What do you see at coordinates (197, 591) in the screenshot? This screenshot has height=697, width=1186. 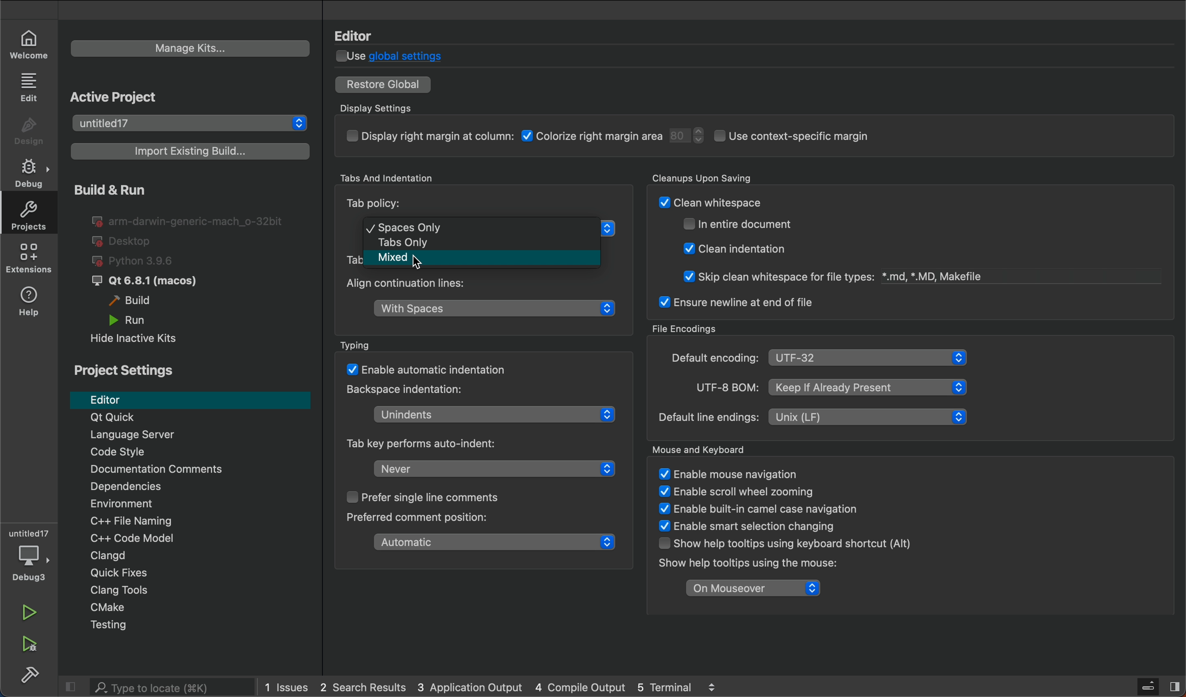 I see `Clang tools` at bounding box center [197, 591].